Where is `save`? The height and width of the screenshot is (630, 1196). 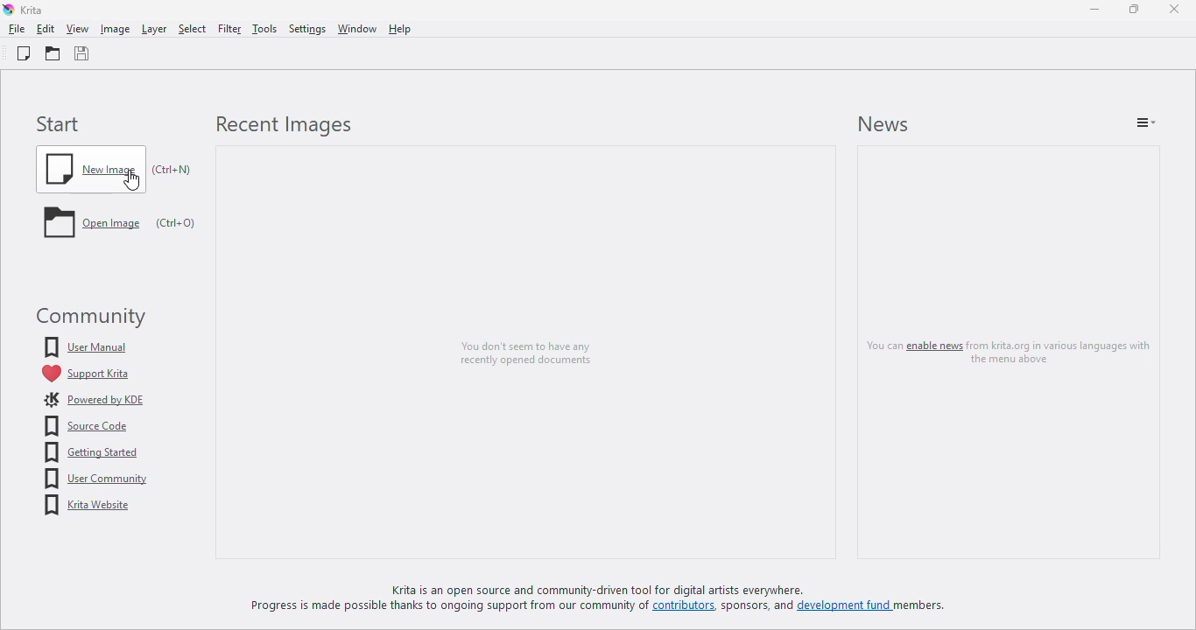
save is located at coordinates (82, 54).